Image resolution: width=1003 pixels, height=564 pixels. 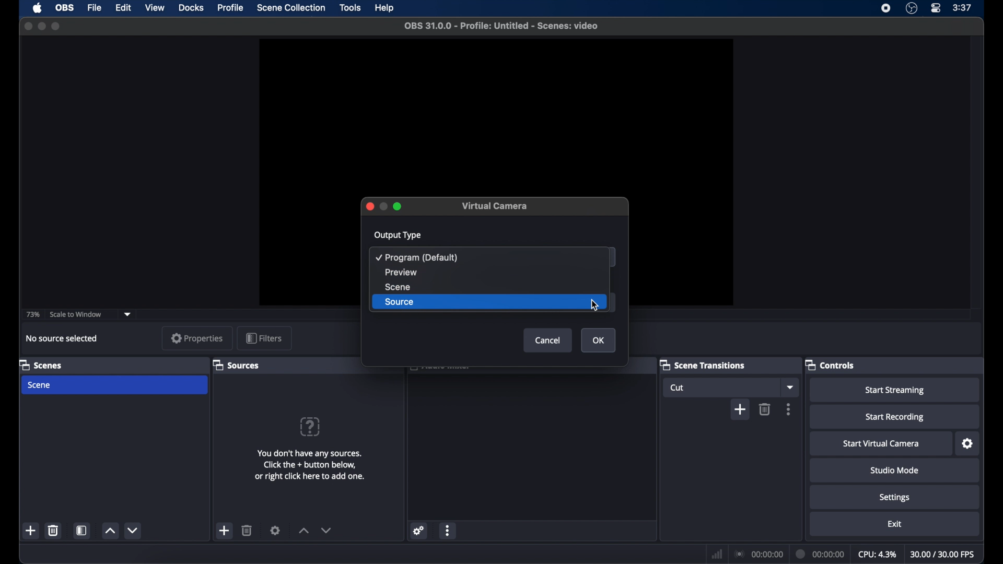 What do you see at coordinates (82, 531) in the screenshot?
I see `scene filters` at bounding box center [82, 531].